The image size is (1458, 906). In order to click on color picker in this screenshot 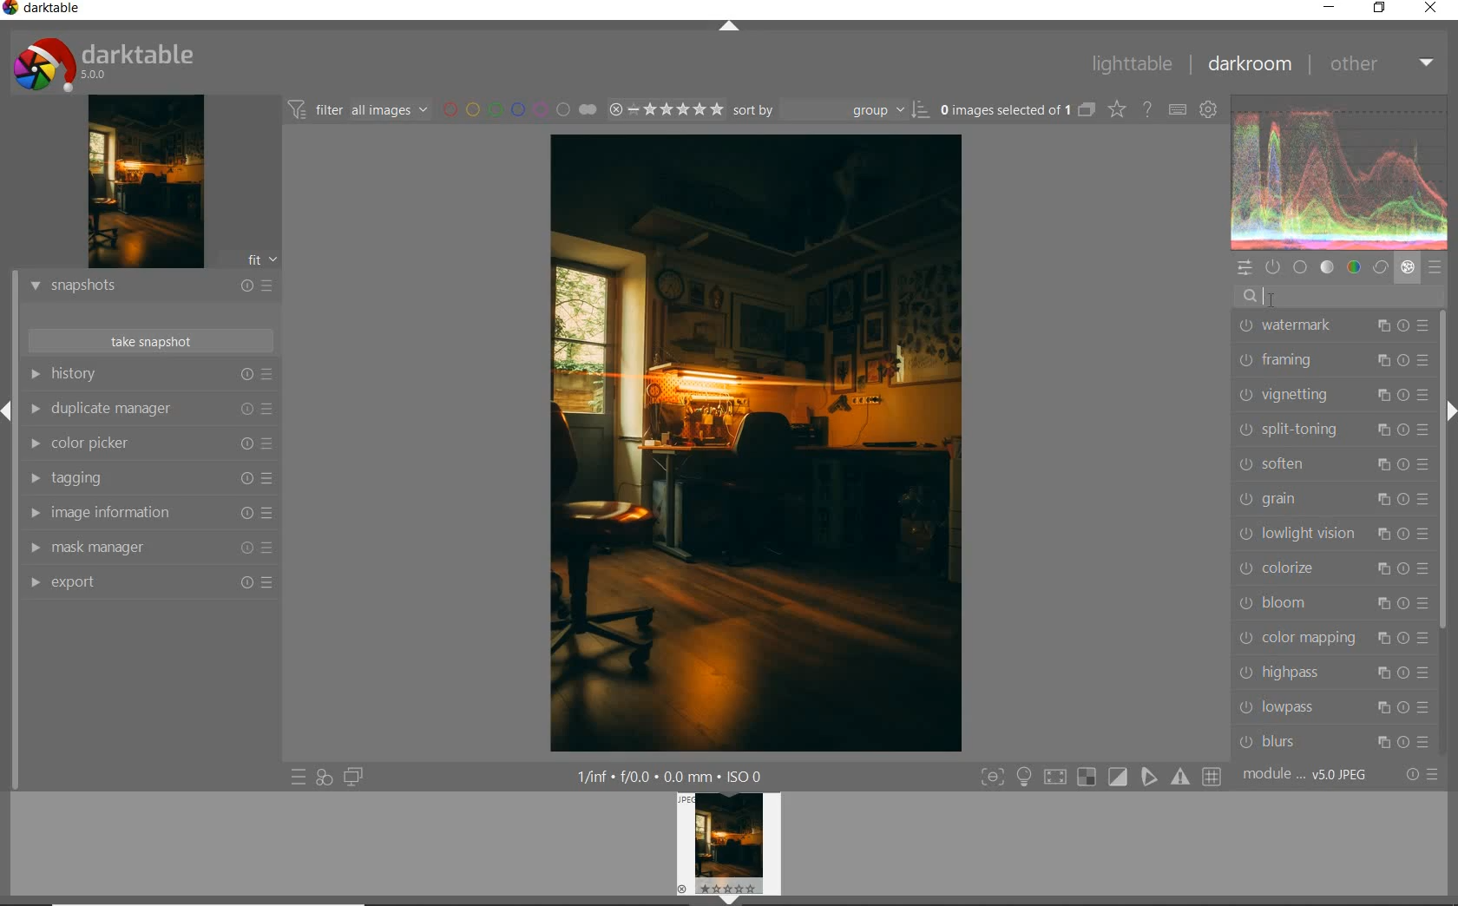, I will do `click(148, 443)`.